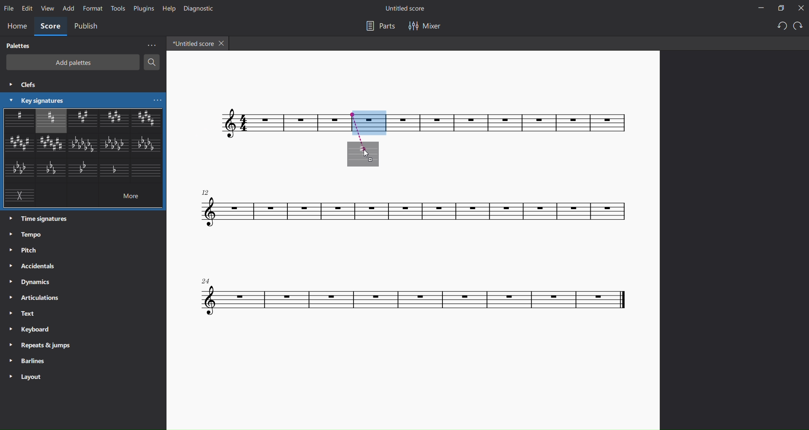  I want to click on score, so click(50, 26).